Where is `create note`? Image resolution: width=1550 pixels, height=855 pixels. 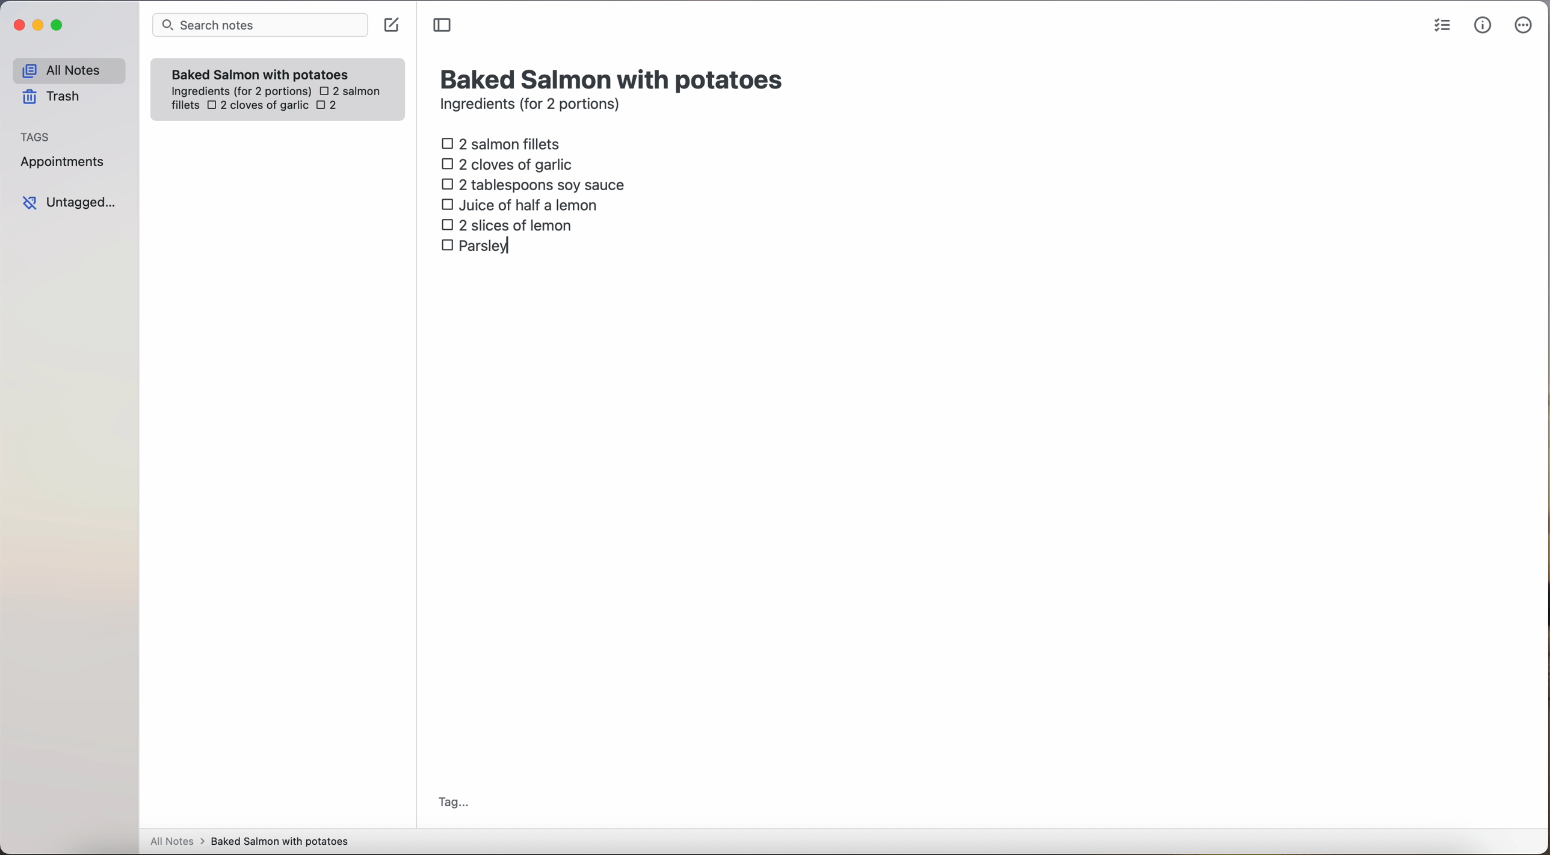
create note is located at coordinates (391, 25).